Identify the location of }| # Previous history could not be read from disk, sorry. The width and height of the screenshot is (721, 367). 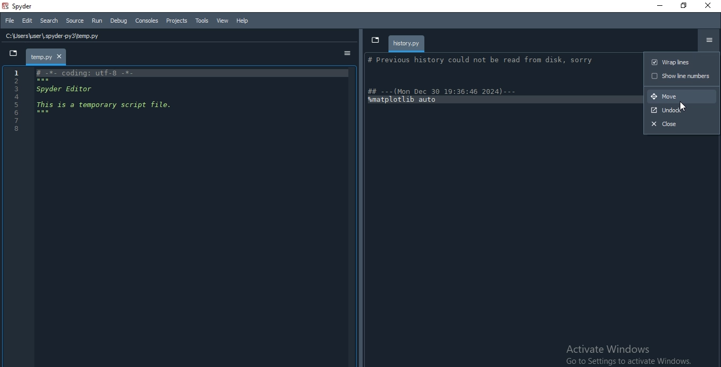
(484, 61).